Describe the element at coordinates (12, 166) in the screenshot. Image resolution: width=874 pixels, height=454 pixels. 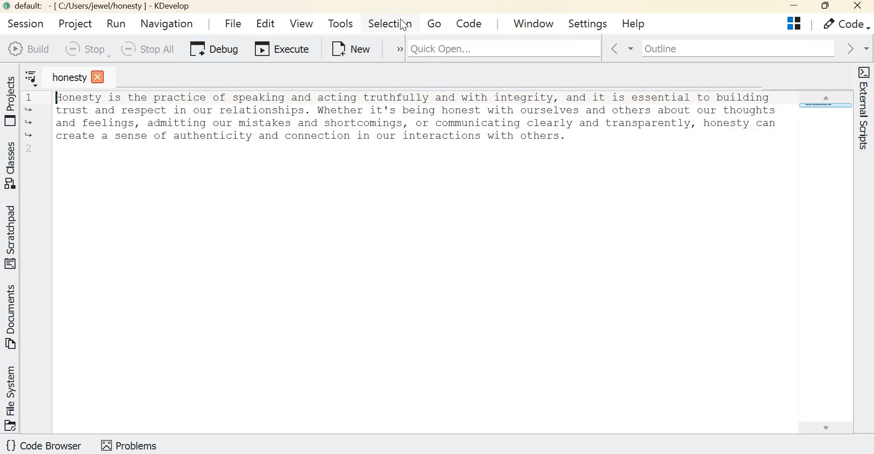
I see `Toggle 'Classes' tool view` at that location.